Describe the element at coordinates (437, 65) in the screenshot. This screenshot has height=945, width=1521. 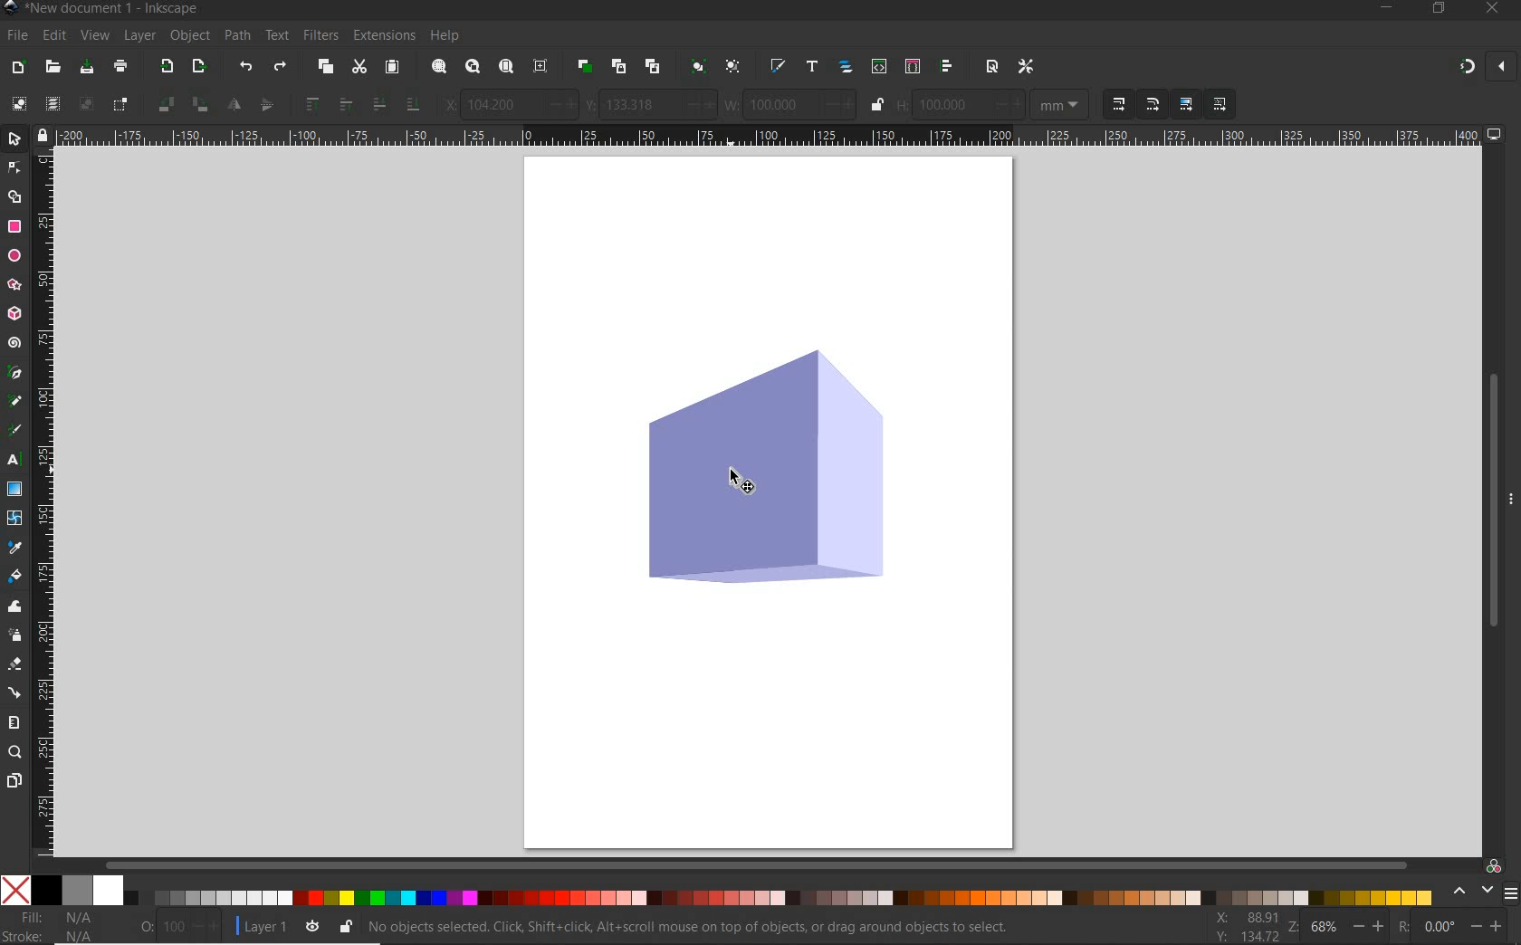
I see `ZOOM SELECTION` at that location.